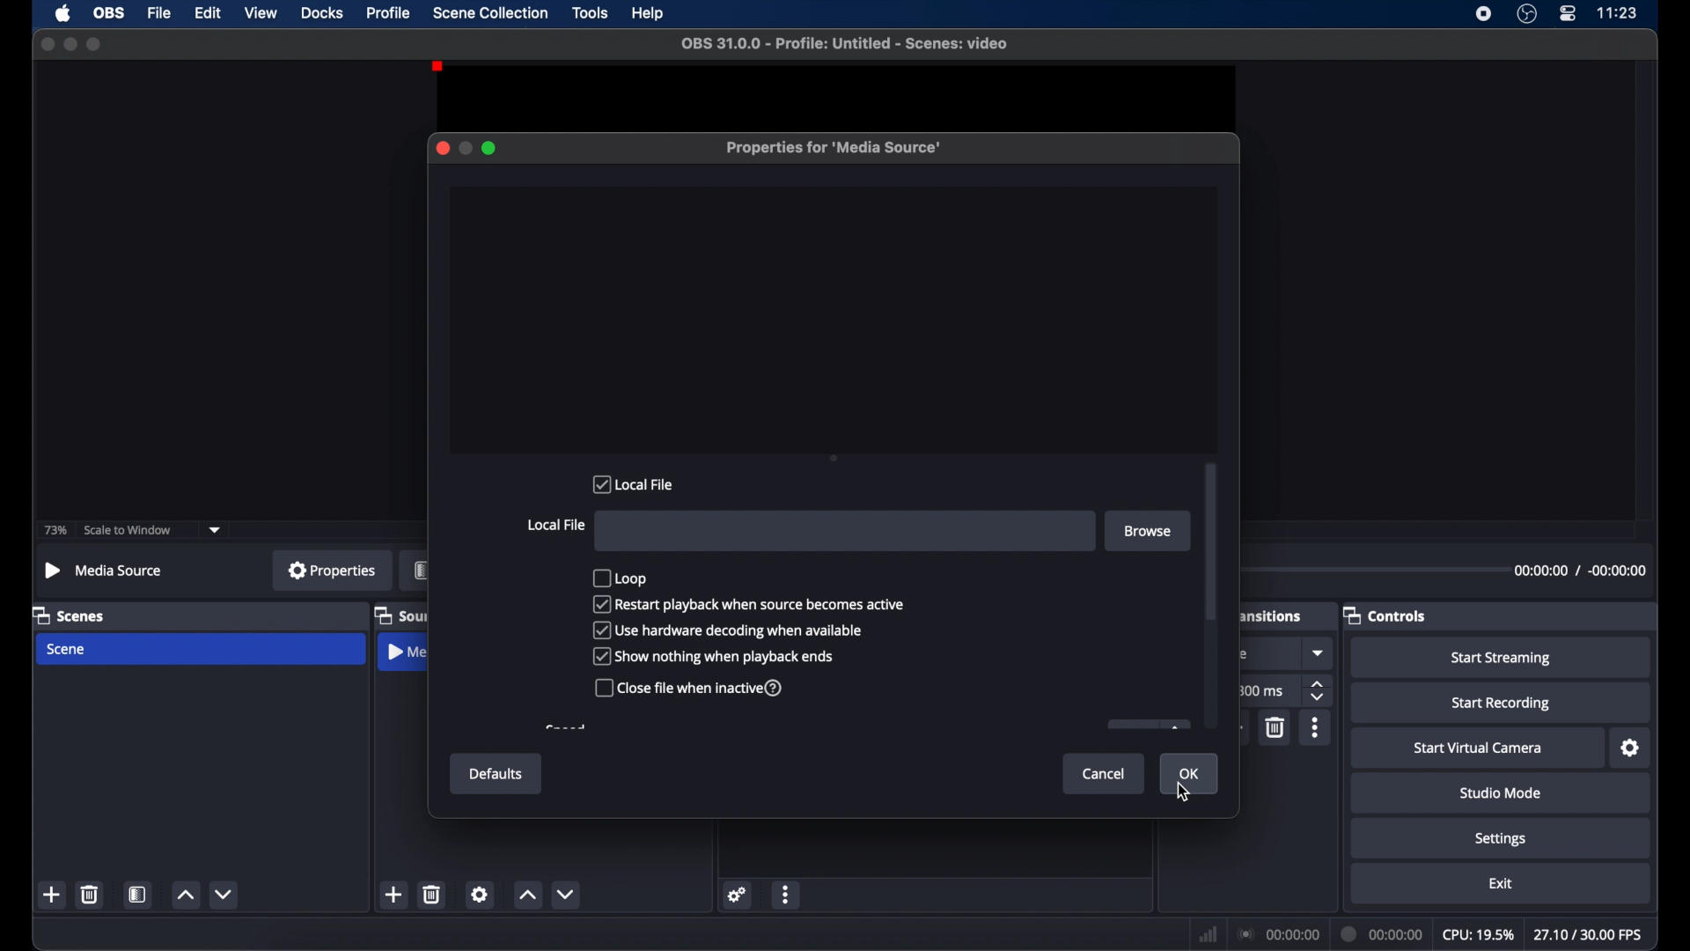  I want to click on add, so click(393, 894).